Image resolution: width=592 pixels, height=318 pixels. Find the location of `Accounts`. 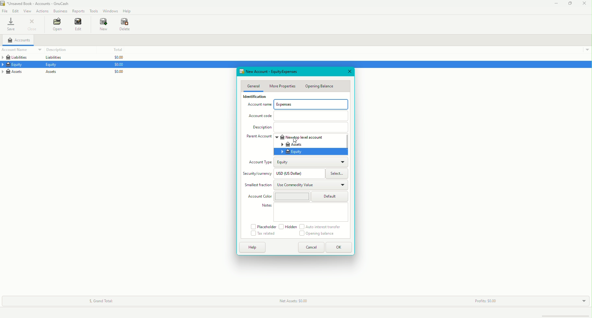

Accounts is located at coordinates (19, 40).